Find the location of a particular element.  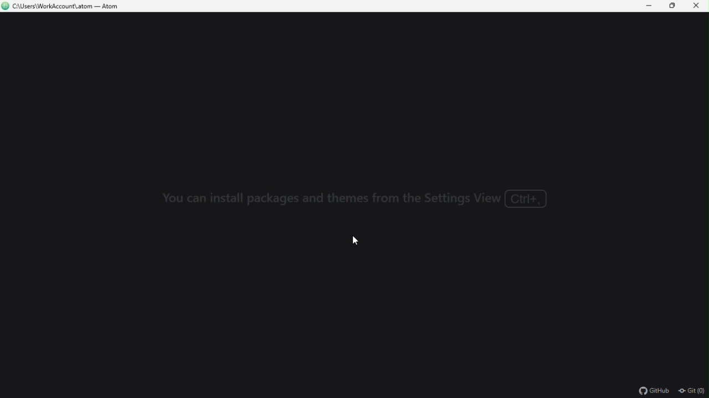

file name and file path  is located at coordinates (68, 6).